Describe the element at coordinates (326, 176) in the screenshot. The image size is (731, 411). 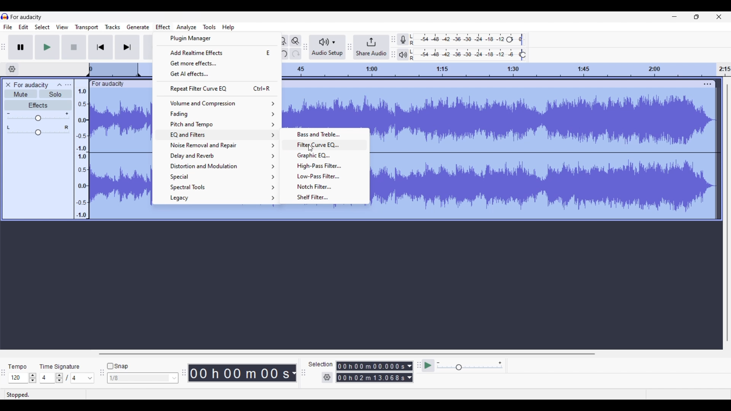
I see `Low pass filter` at that location.